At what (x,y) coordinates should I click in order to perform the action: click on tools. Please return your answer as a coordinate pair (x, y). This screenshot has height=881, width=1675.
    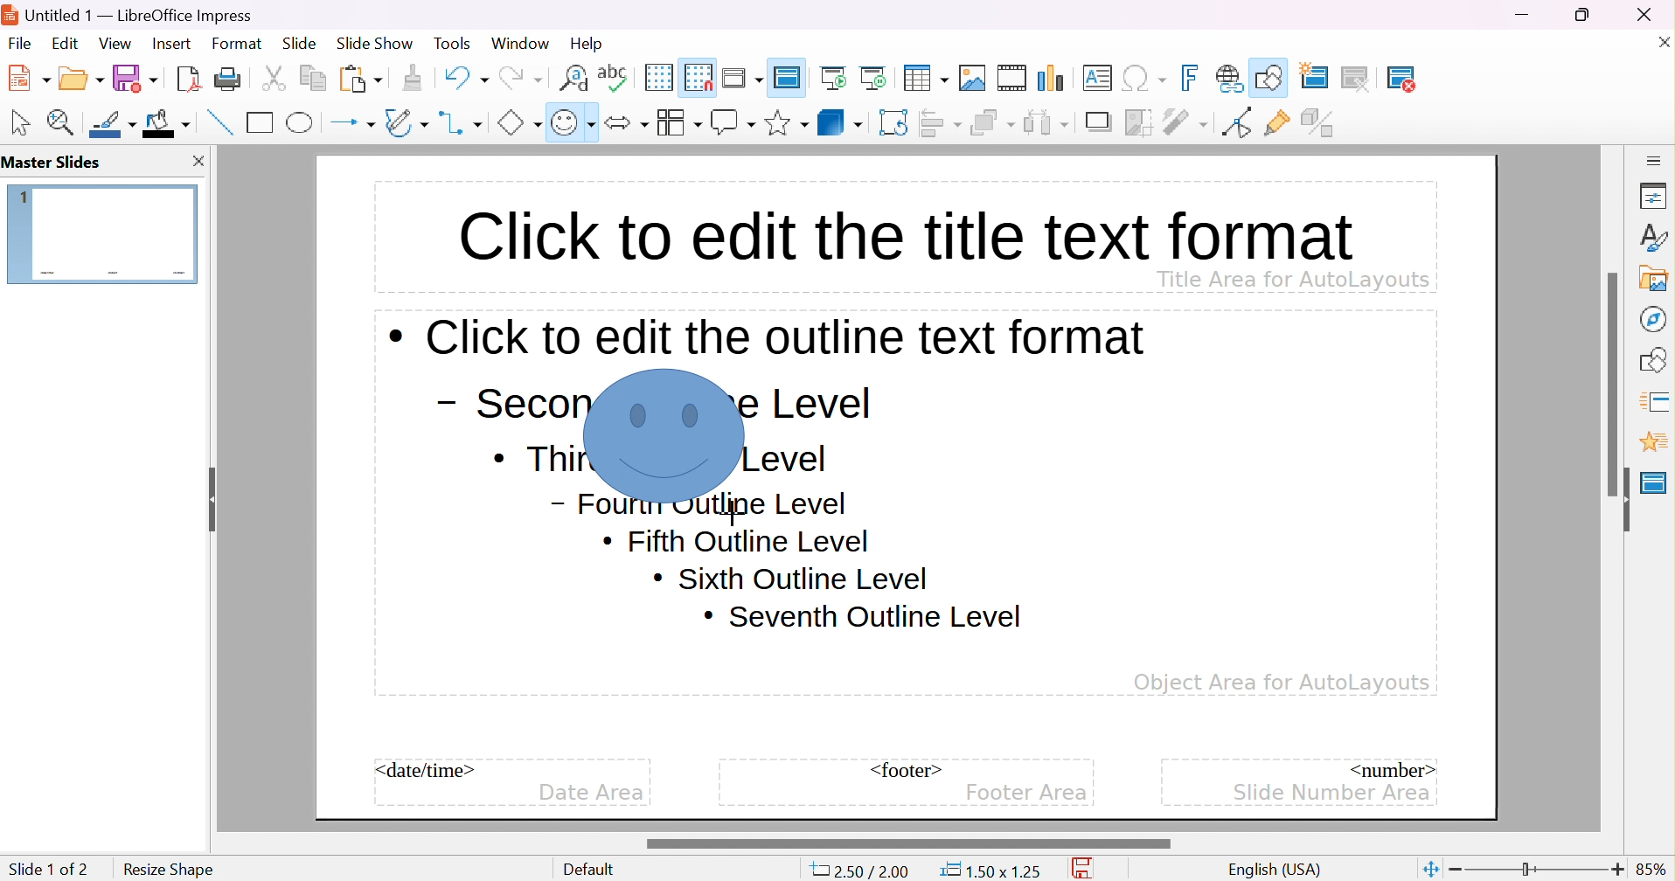
    Looking at the image, I should click on (454, 44).